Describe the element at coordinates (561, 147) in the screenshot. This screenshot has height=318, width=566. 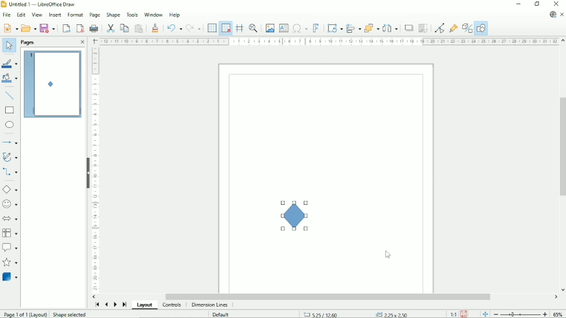
I see `Vertical scrollbar` at that location.